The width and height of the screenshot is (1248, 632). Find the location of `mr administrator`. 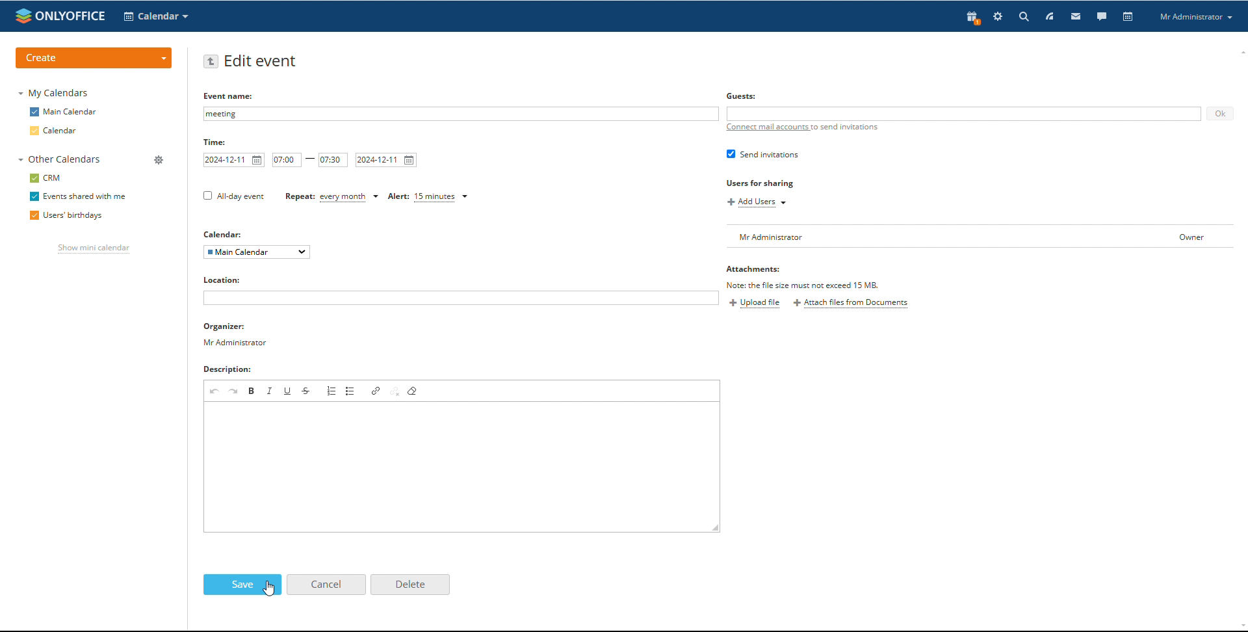

mr administrator is located at coordinates (239, 345).